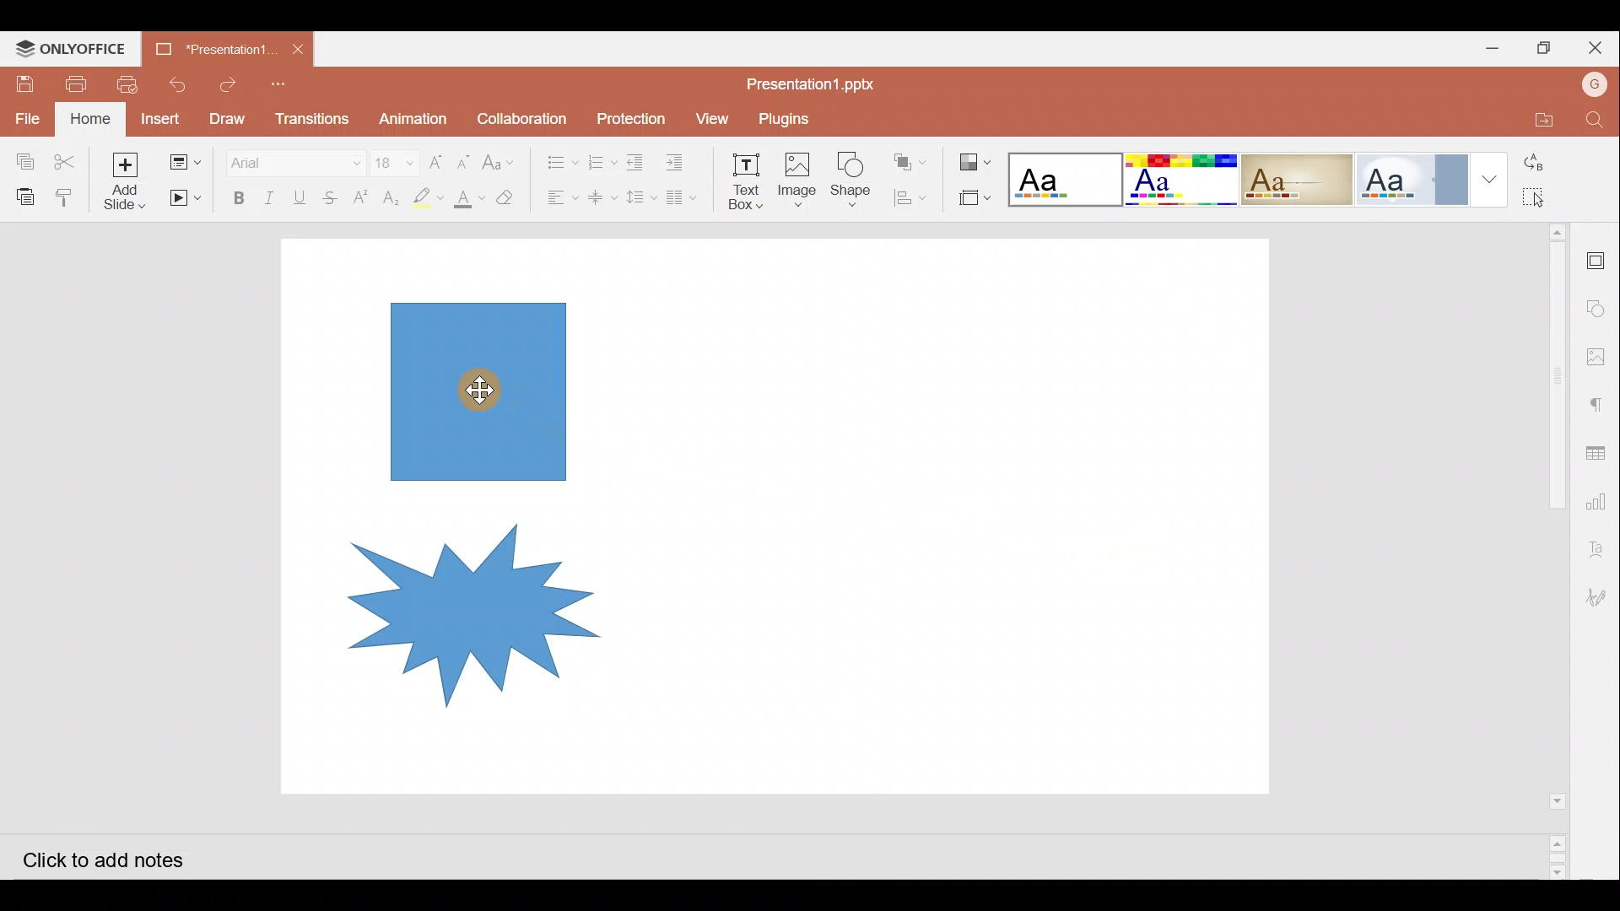  I want to click on Strikethrough, so click(334, 195).